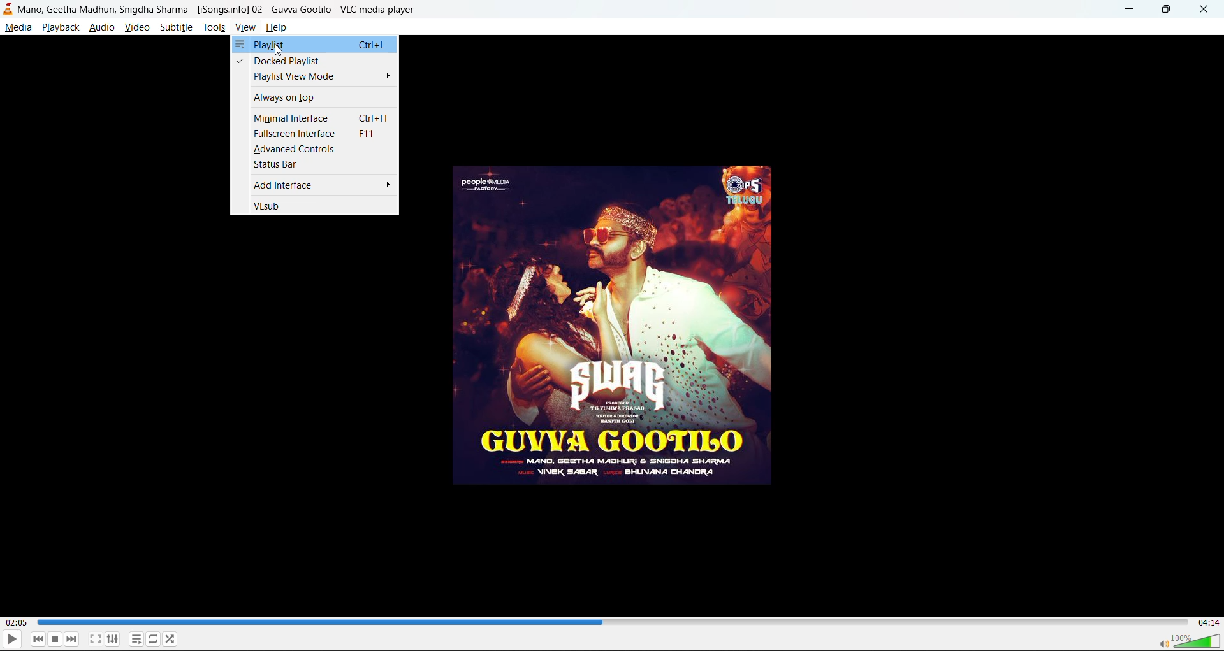 The width and height of the screenshot is (1224, 651). Describe the element at coordinates (113, 639) in the screenshot. I see `settings` at that location.